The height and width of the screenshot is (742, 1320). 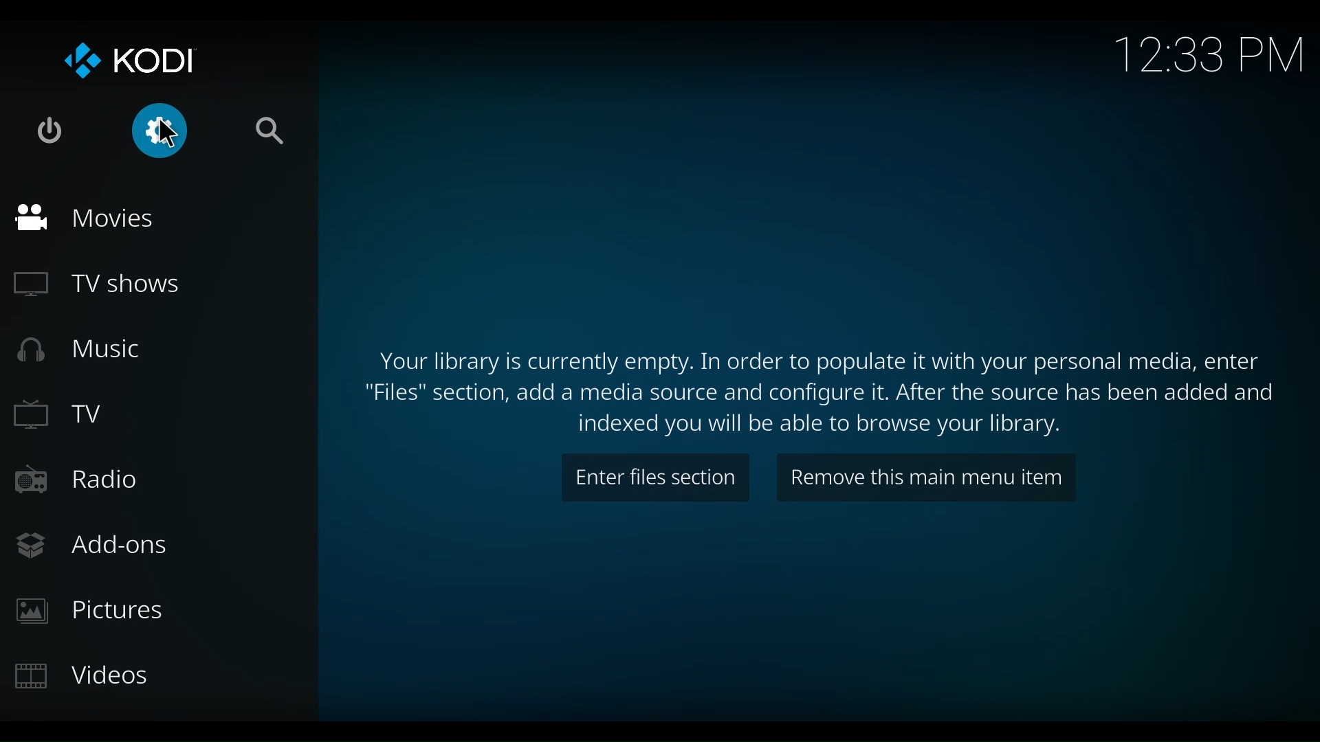 What do you see at coordinates (80, 351) in the screenshot?
I see `Music` at bounding box center [80, 351].